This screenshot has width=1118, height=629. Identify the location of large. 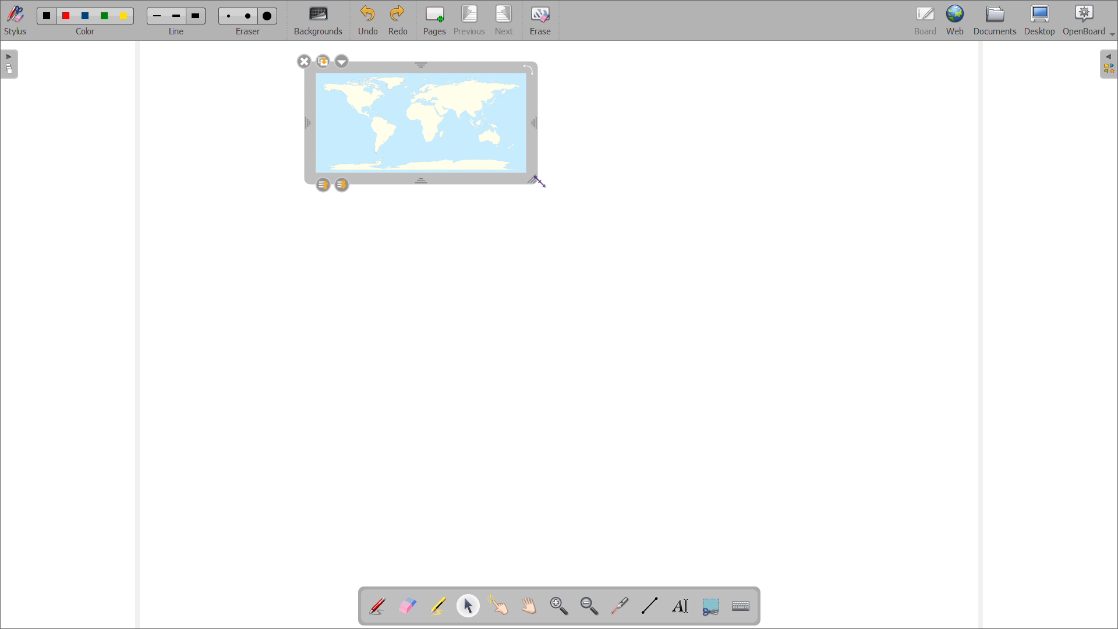
(268, 16).